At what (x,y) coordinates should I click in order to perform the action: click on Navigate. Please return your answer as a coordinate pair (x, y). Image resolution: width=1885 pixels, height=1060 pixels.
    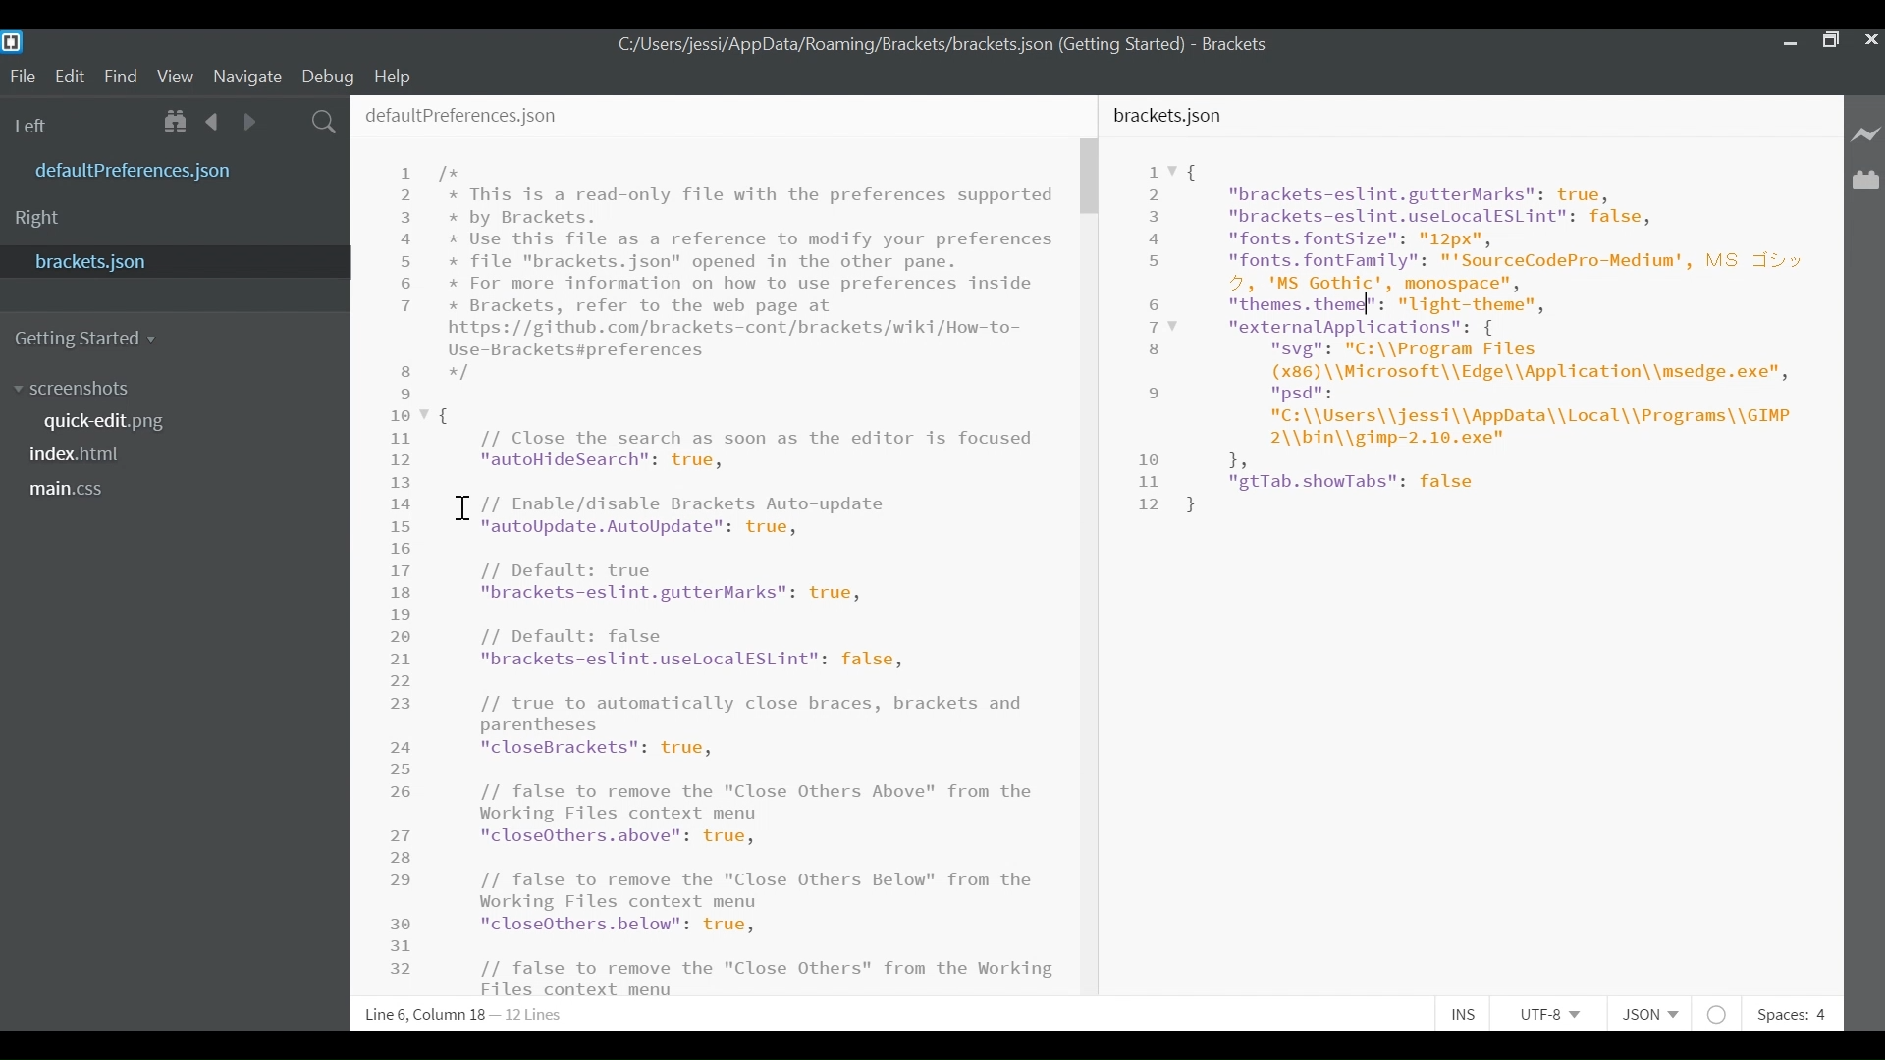
    Looking at the image, I should click on (248, 75).